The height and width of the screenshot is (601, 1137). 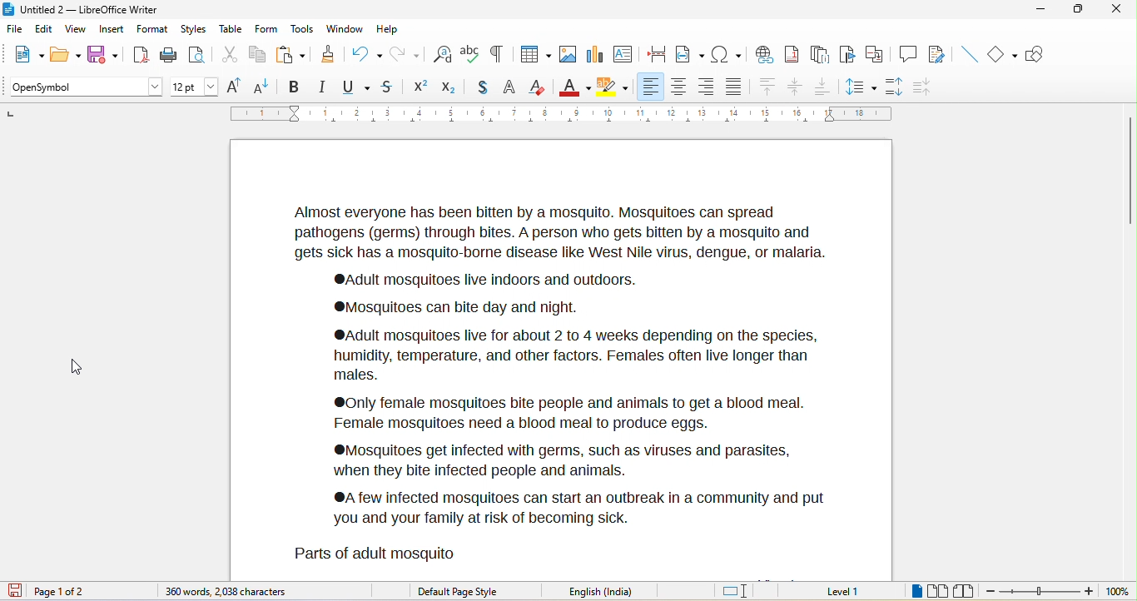 What do you see at coordinates (14, 30) in the screenshot?
I see `file` at bounding box center [14, 30].